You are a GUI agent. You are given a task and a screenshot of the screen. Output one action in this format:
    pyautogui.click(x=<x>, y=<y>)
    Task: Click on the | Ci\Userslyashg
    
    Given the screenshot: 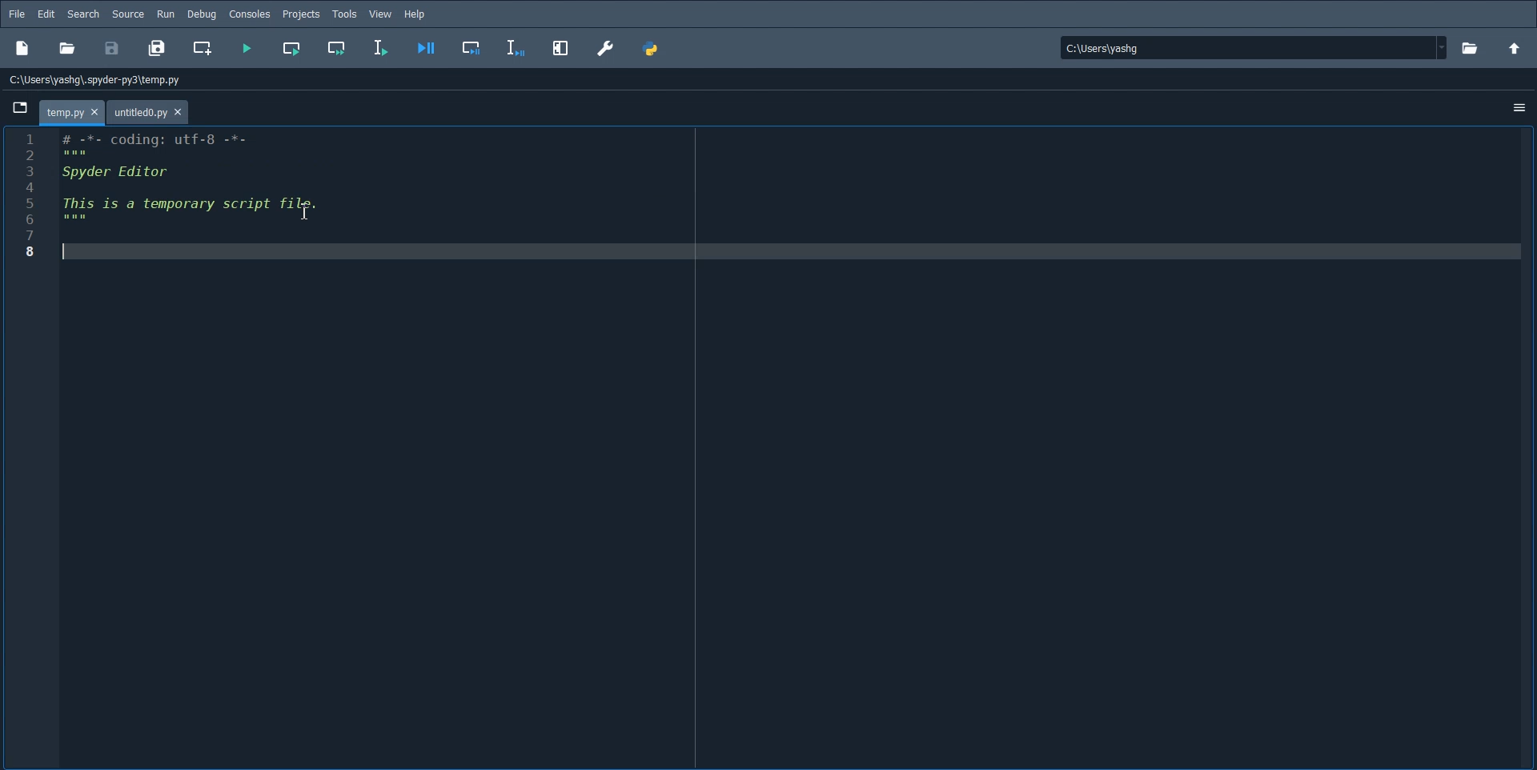 What is the action you would take?
    pyautogui.click(x=1113, y=50)
    